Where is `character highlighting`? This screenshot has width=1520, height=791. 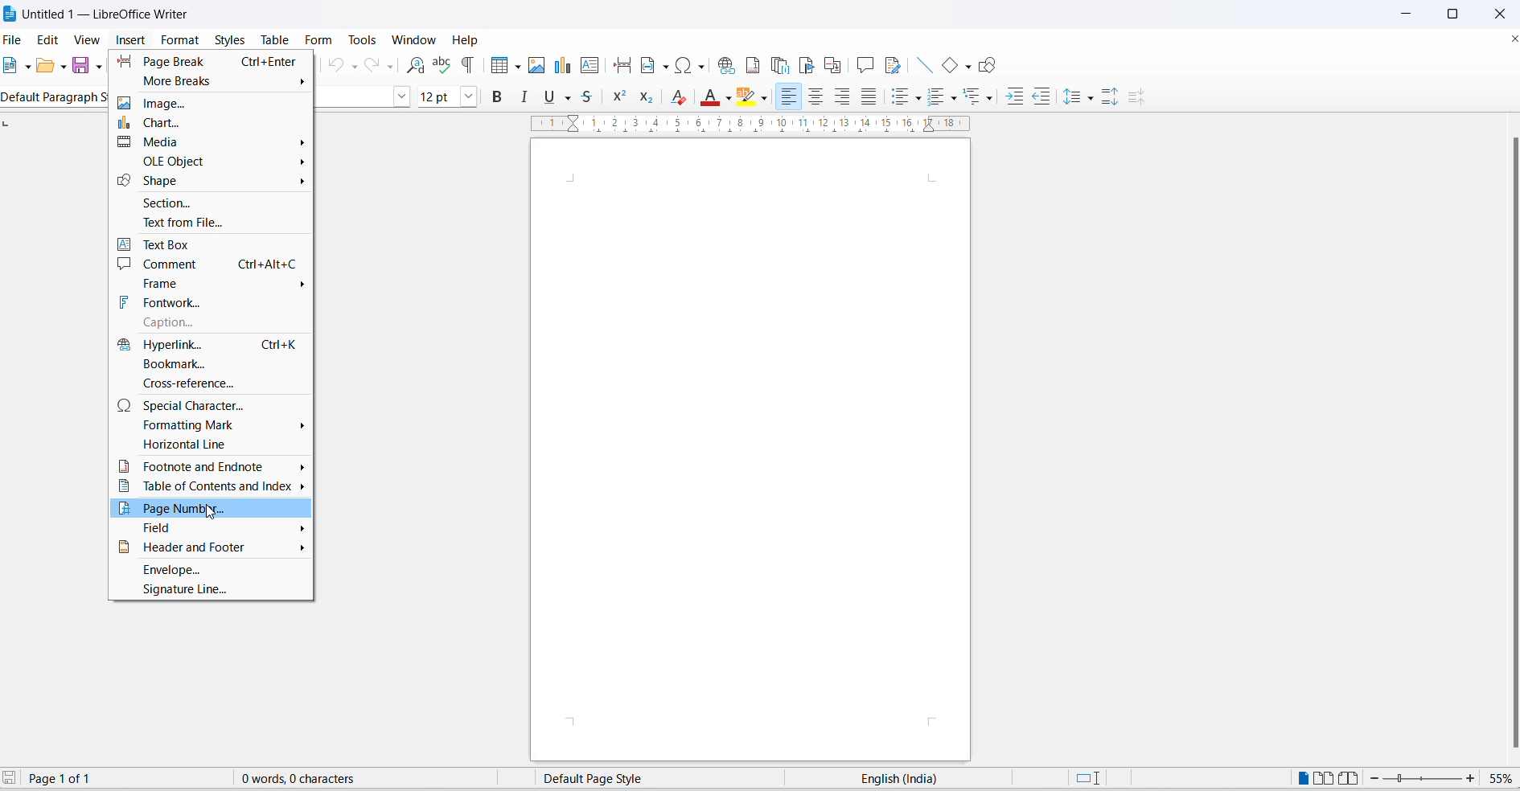 character highlighting is located at coordinates (748, 99).